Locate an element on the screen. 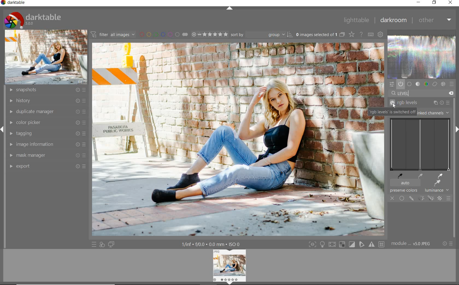 This screenshot has width=459, height=285. rgb levels status is located at coordinates (392, 104).